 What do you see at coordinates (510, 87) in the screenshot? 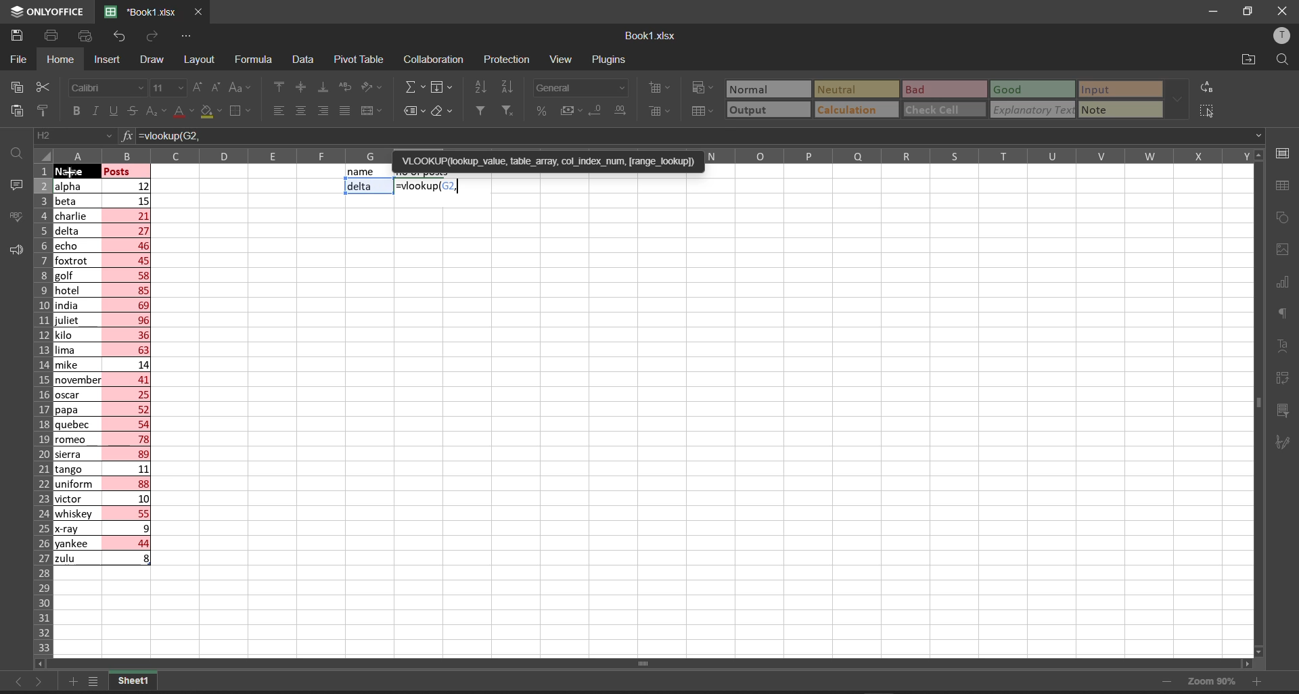
I see `sort descending` at bounding box center [510, 87].